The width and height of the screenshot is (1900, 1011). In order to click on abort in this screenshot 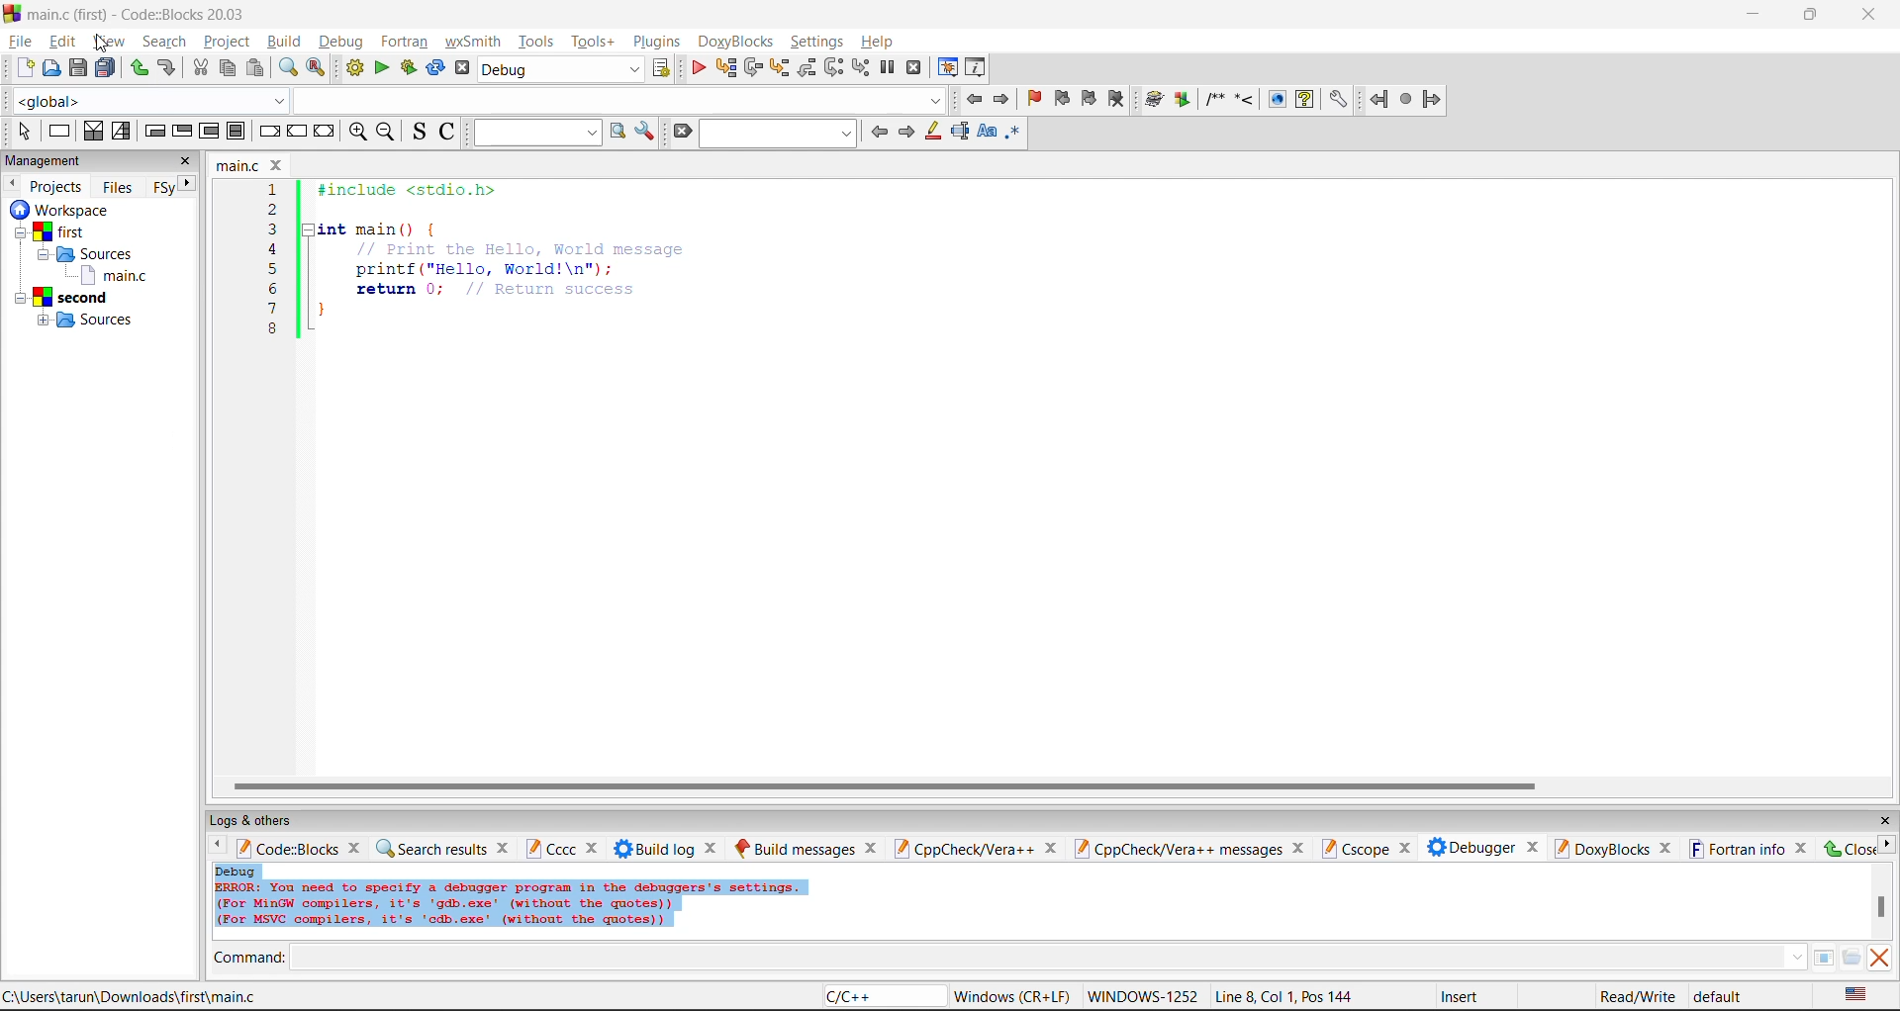, I will do `click(463, 68)`.